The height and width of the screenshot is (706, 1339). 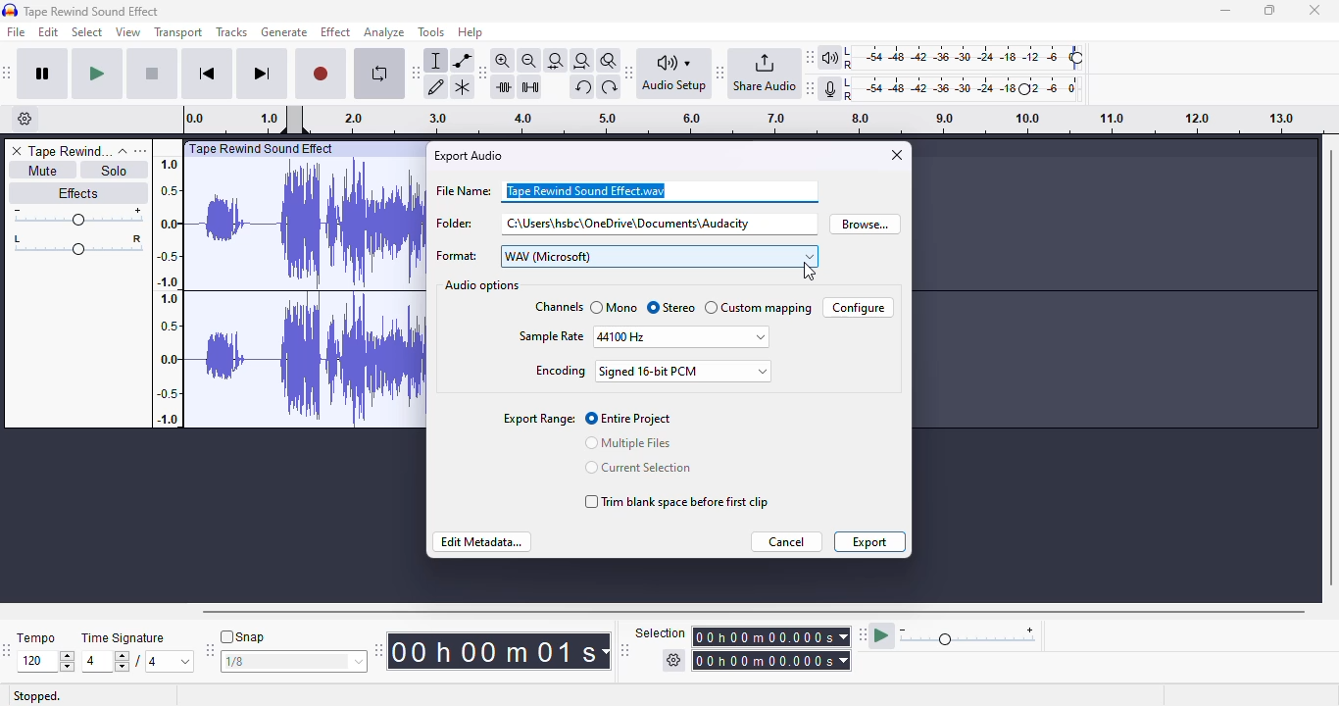 What do you see at coordinates (556, 60) in the screenshot?
I see `fit selection to width` at bounding box center [556, 60].